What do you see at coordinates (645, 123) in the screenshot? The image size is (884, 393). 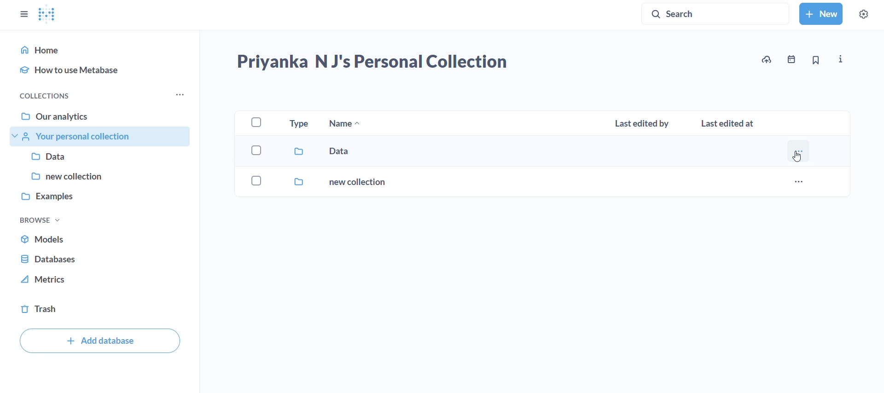 I see `last edited by ` at bounding box center [645, 123].